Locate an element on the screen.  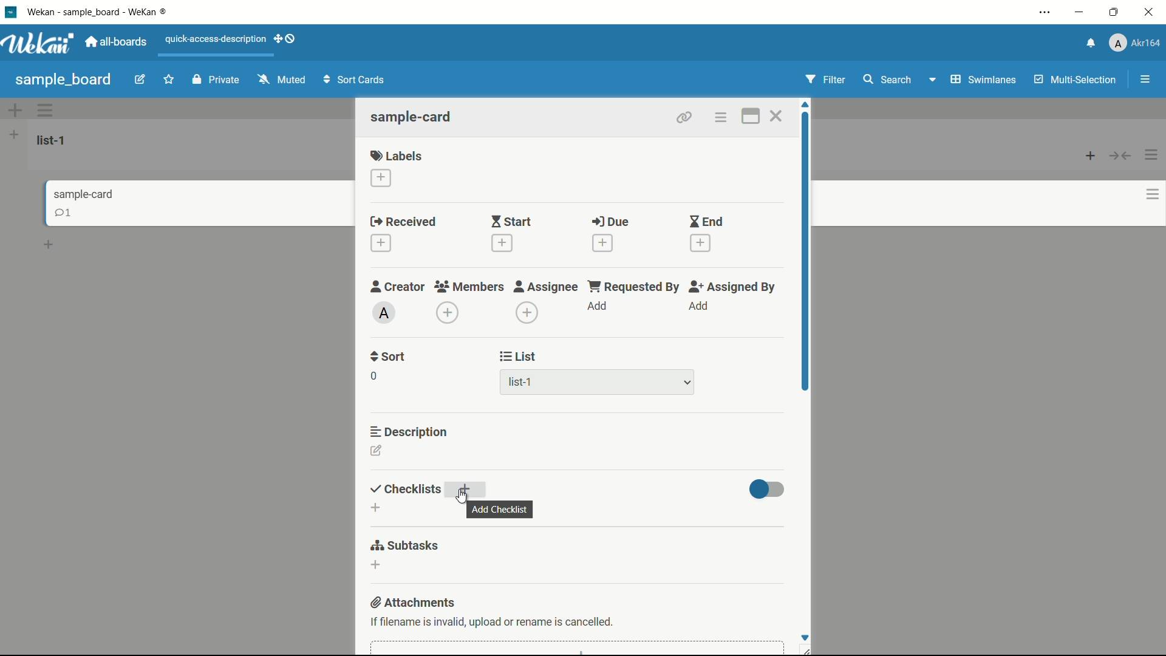
close app is located at coordinates (1151, 13).